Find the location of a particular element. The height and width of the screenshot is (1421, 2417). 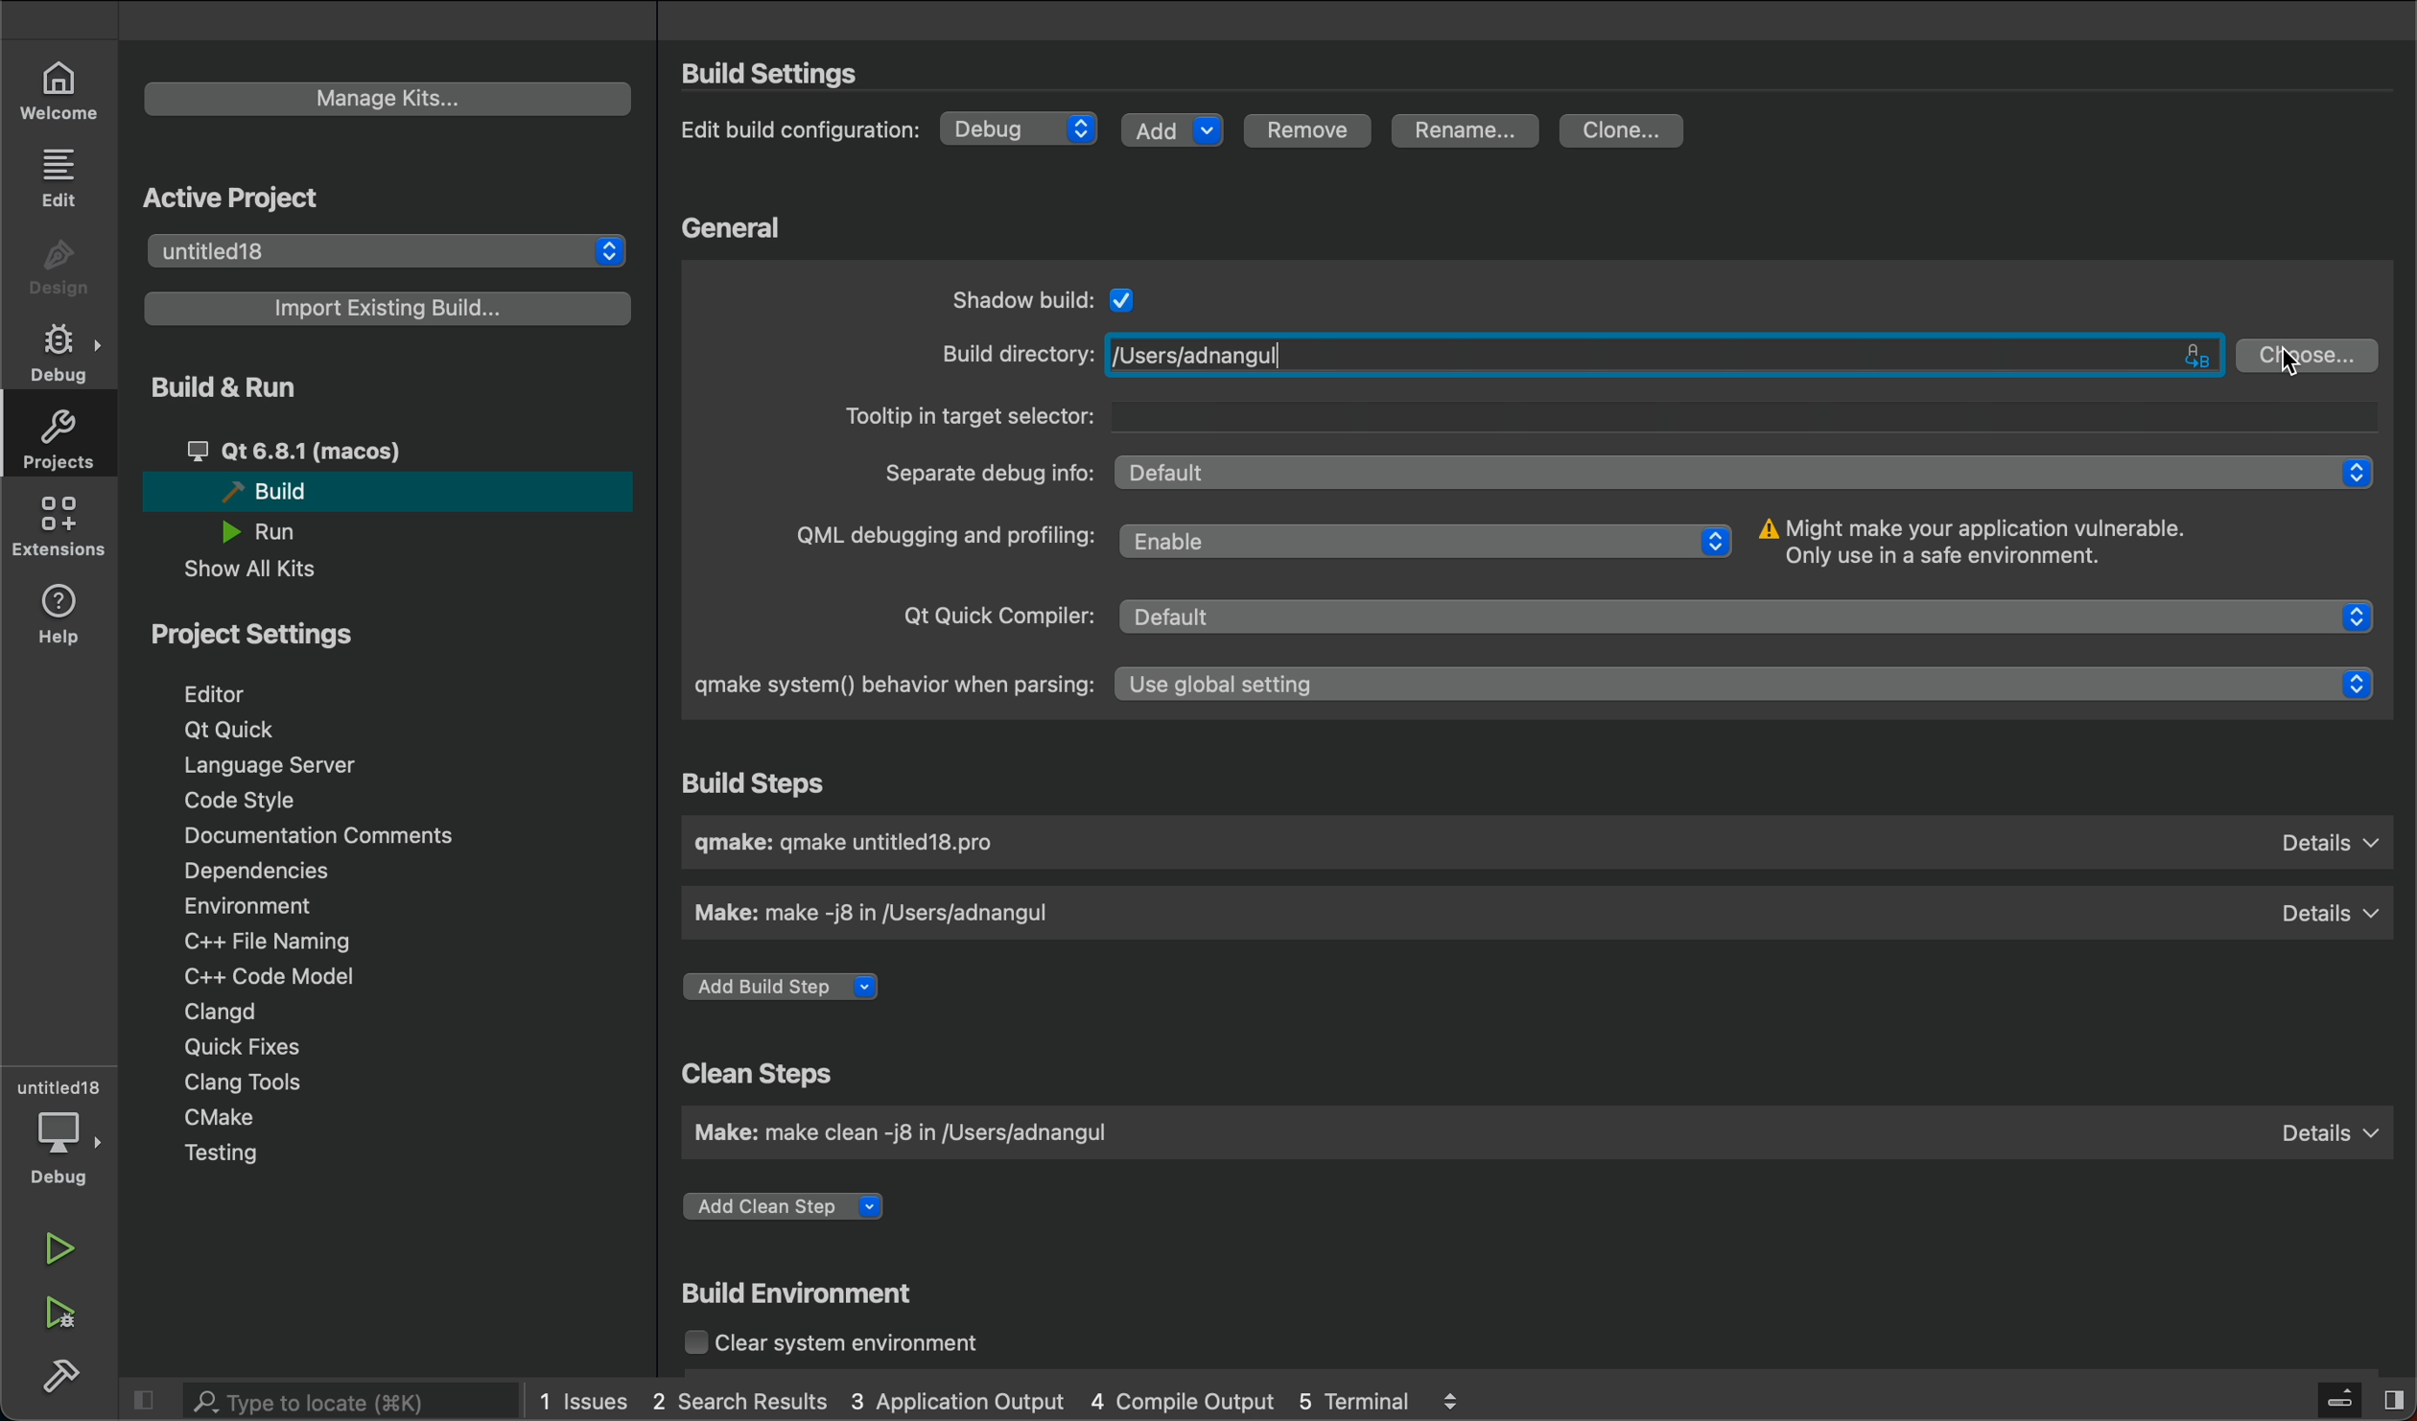

Default is located at coordinates (1752, 472).